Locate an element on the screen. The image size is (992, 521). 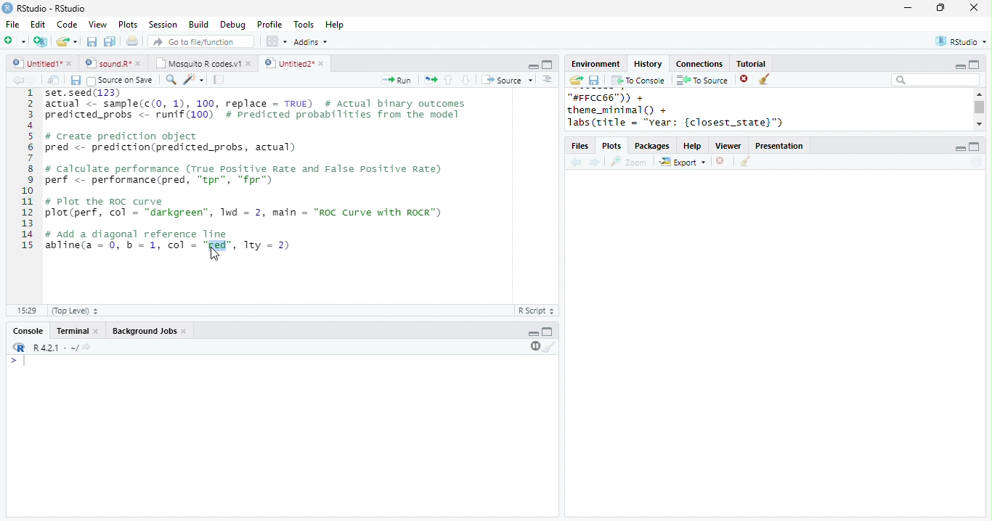
# Plot the ROC curveplot(perf, col - "darkgreen”, 1wd = 2, main = "ROC Curve with ROCR") is located at coordinates (245, 208).